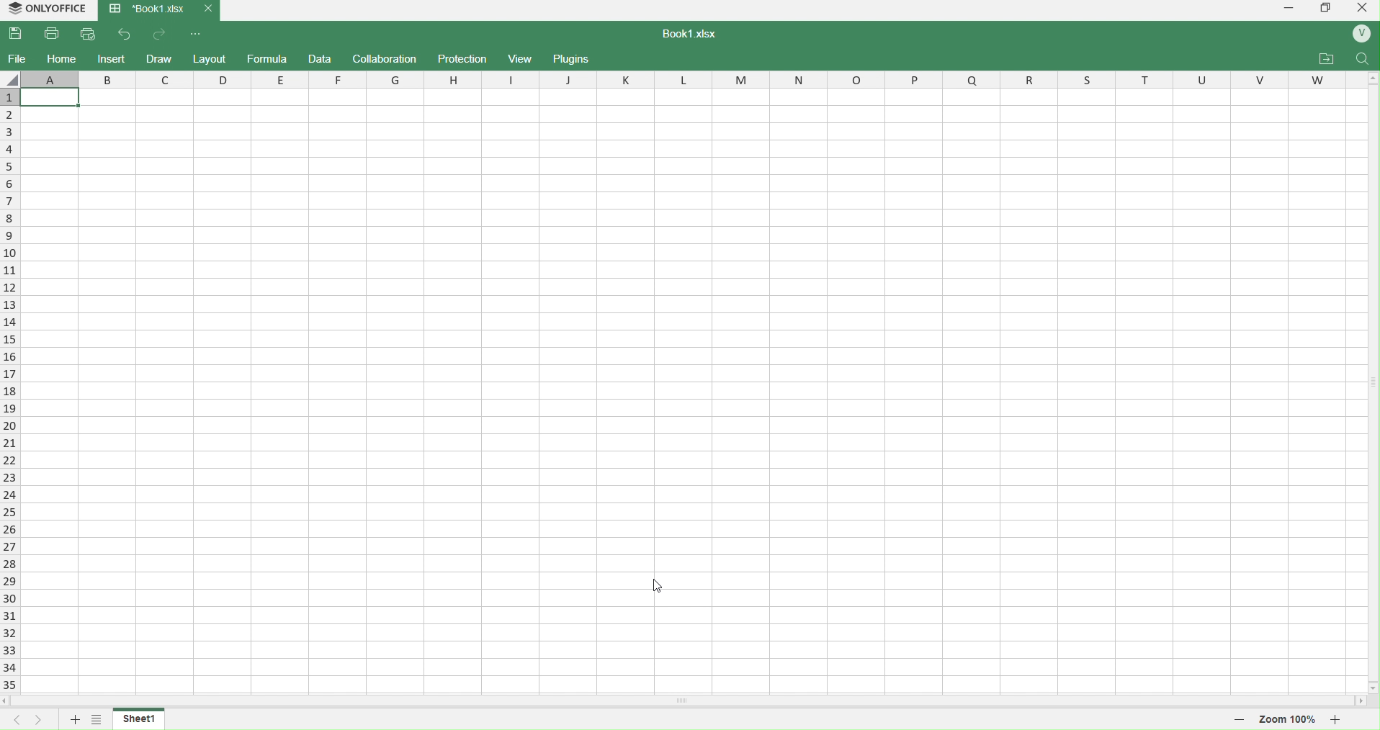 The image size is (1380, 730). What do you see at coordinates (53, 33) in the screenshot?
I see `print` at bounding box center [53, 33].